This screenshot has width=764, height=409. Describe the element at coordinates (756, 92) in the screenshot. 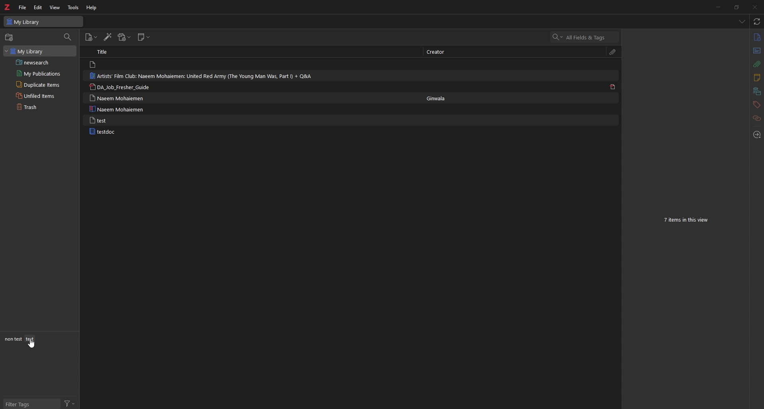

I see `libraries and collections` at that location.